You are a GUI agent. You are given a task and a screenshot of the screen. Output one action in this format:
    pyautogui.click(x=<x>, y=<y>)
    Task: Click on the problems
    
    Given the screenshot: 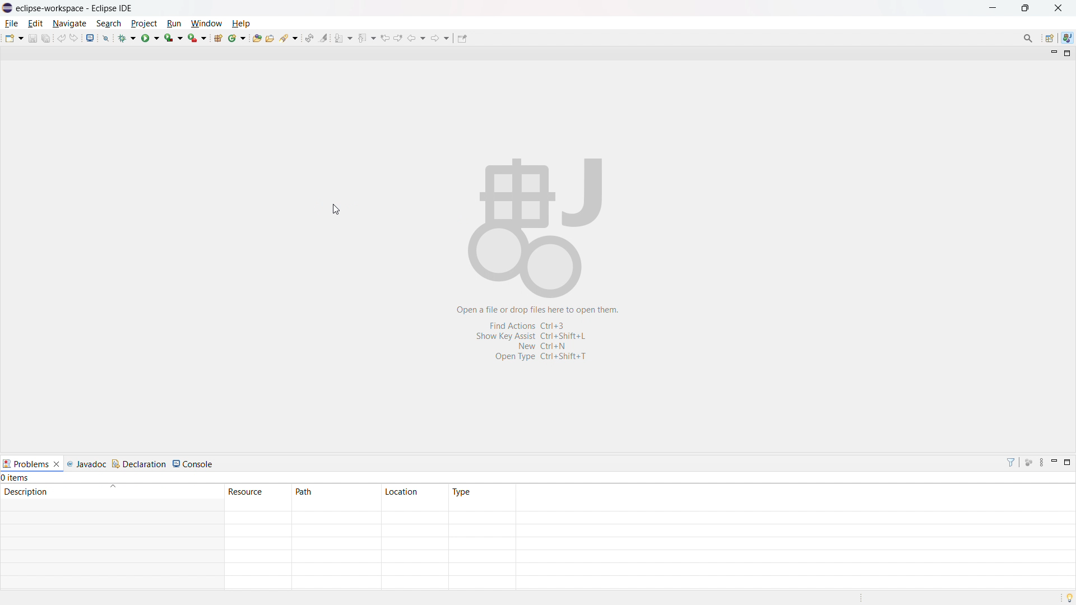 What is the action you would take?
    pyautogui.click(x=25, y=464)
    